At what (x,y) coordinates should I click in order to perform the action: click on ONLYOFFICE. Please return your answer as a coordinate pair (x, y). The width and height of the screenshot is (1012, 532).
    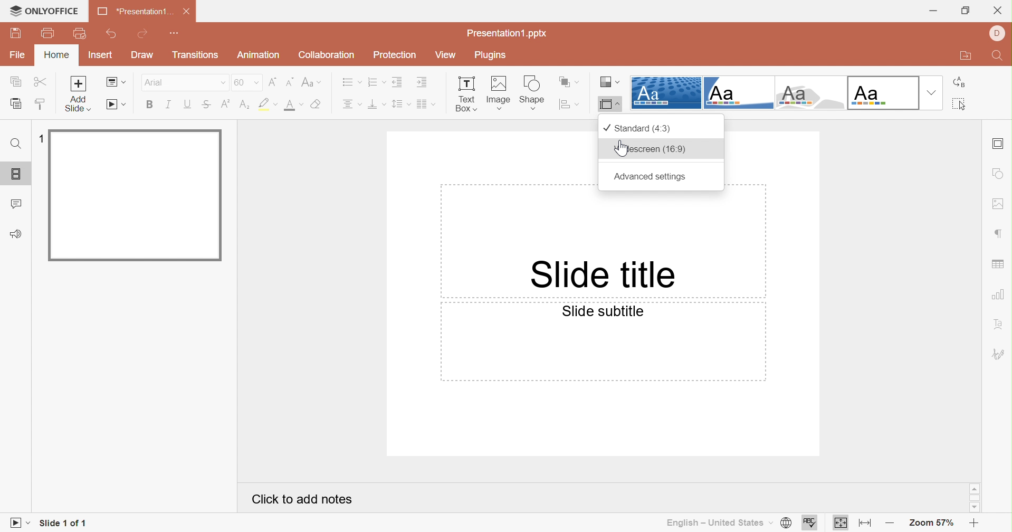
    Looking at the image, I should click on (46, 12).